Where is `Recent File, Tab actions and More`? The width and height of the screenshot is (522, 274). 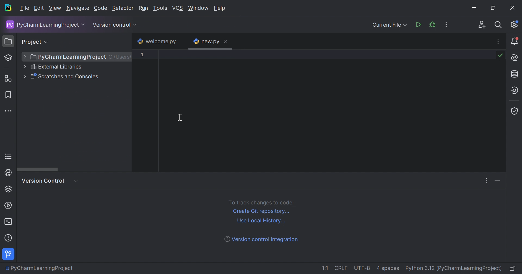 Recent File, Tab actions and More is located at coordinates (498, 41).